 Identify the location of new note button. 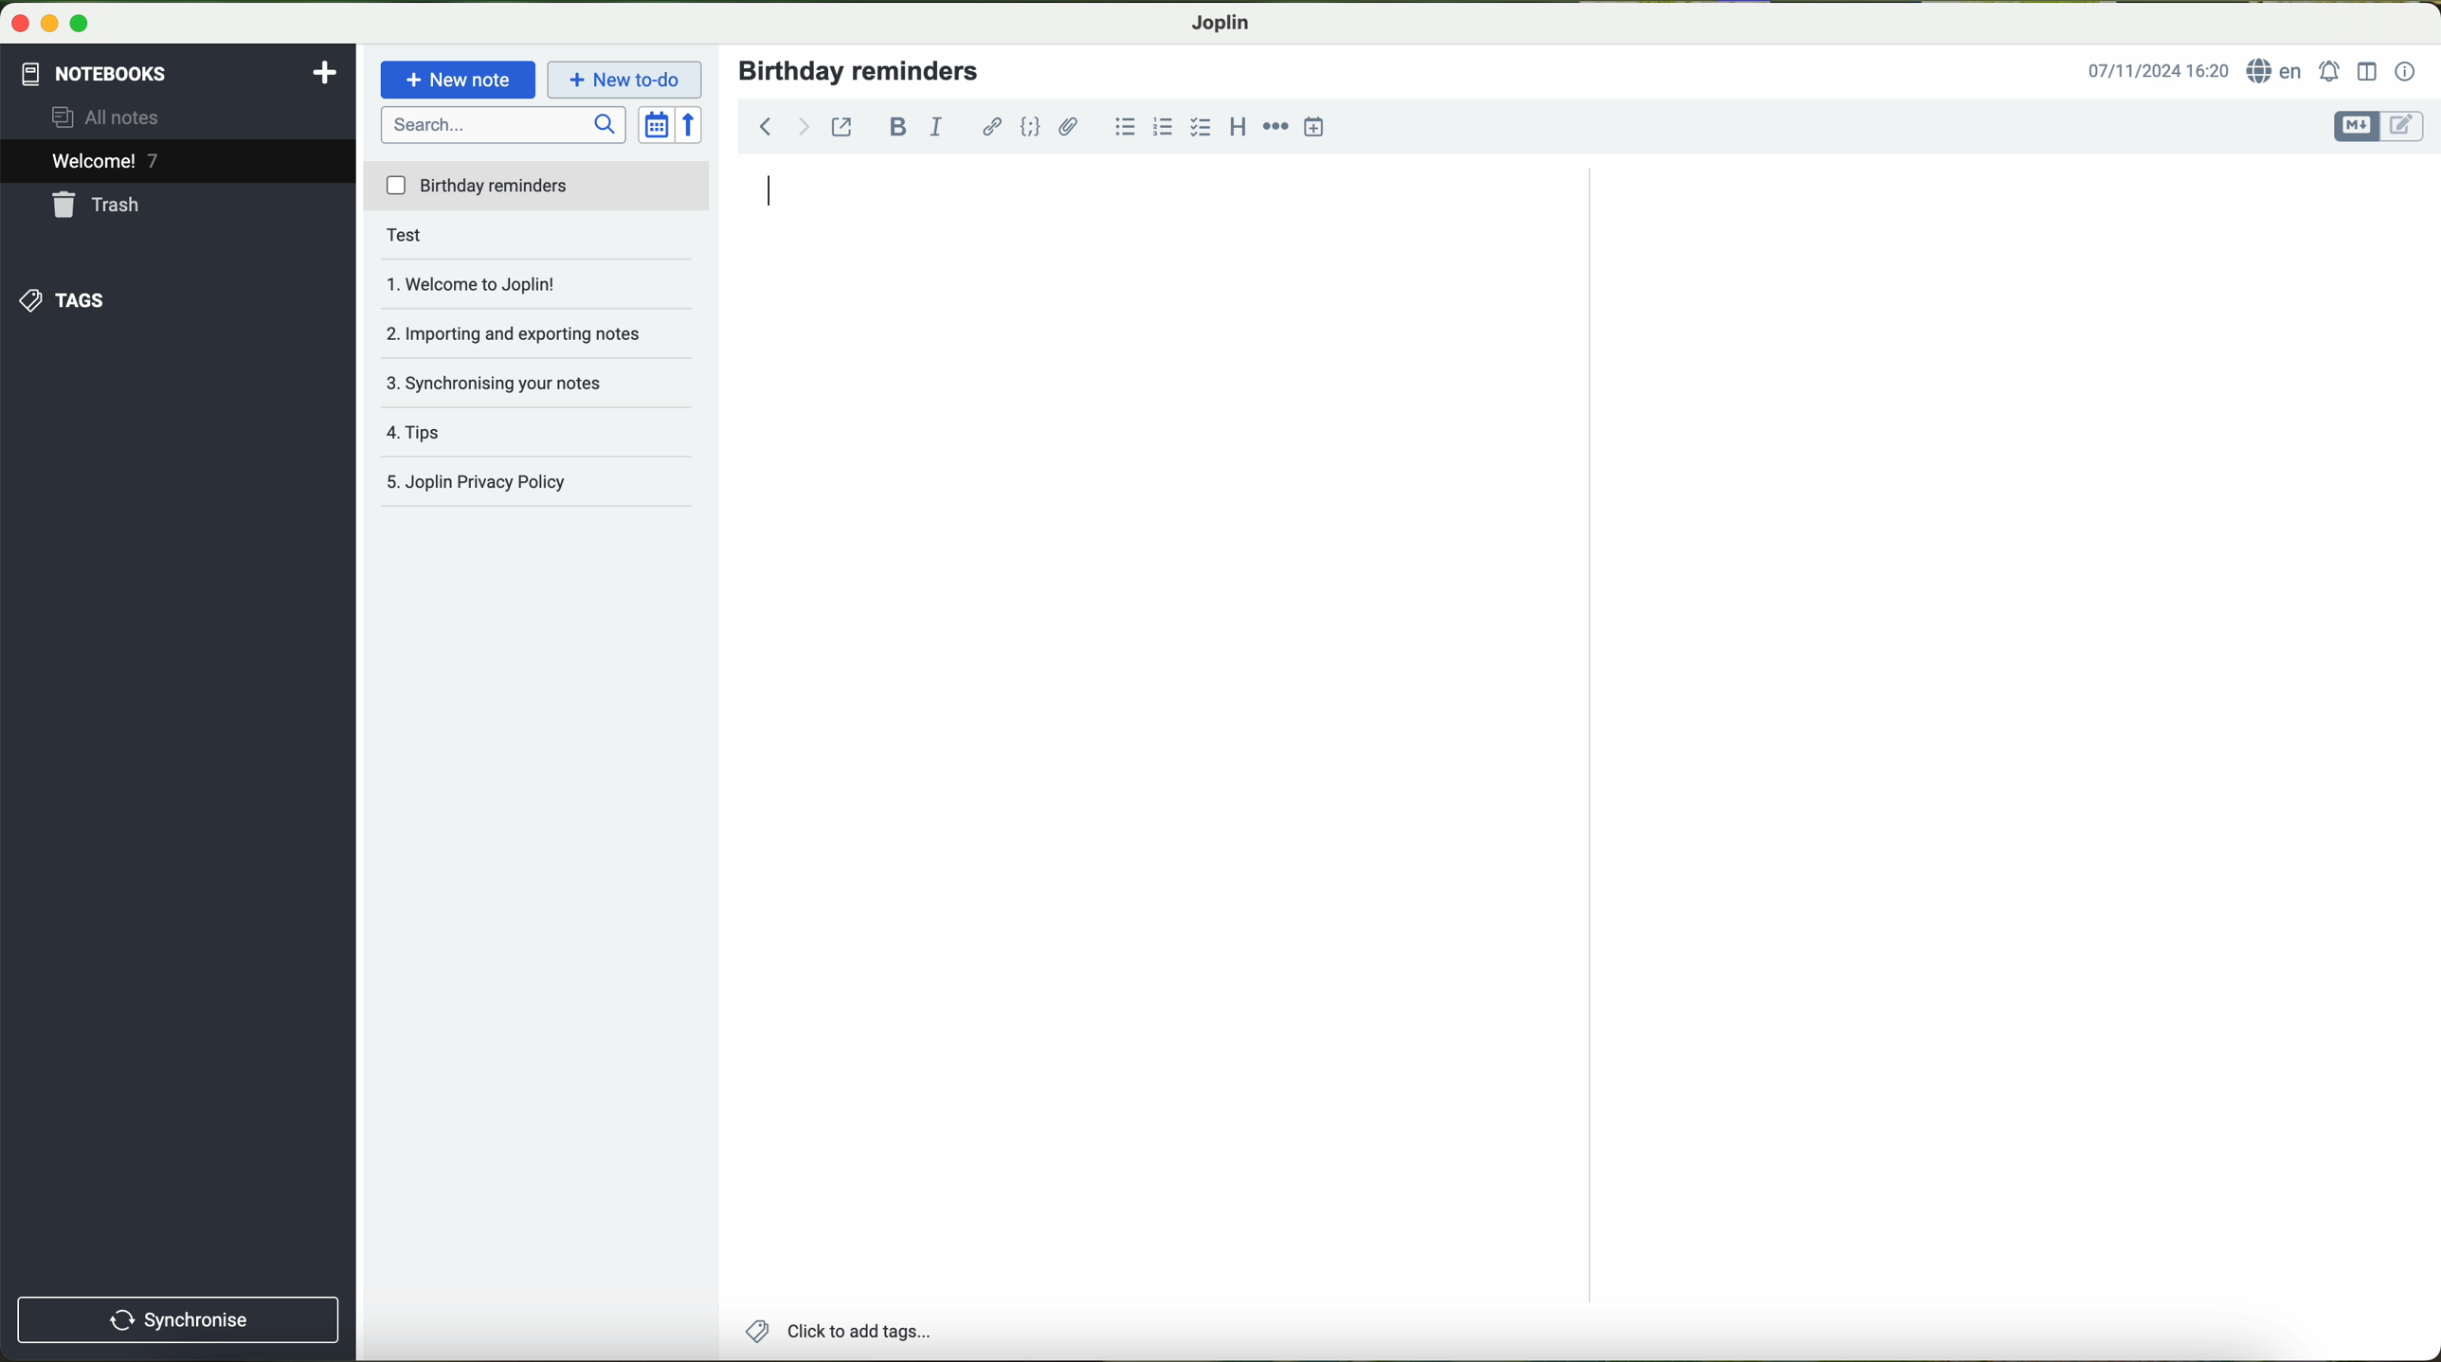
(456, 80).